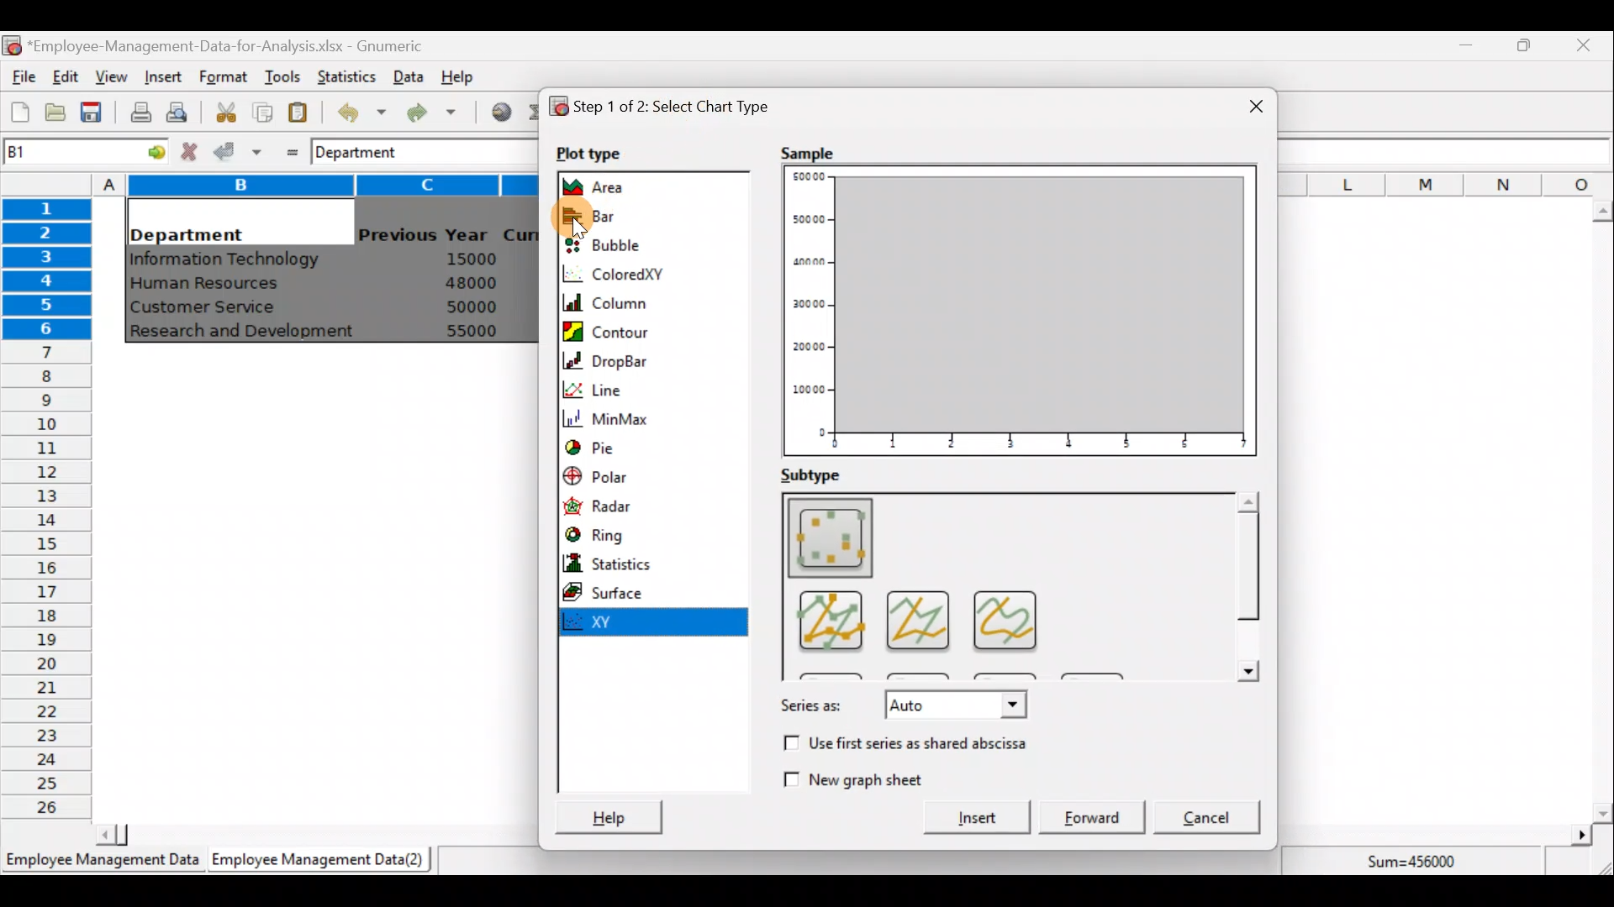 This screenshot has width=1614, height=907. I want to click on Sum into the current cell, so click(530, 112).